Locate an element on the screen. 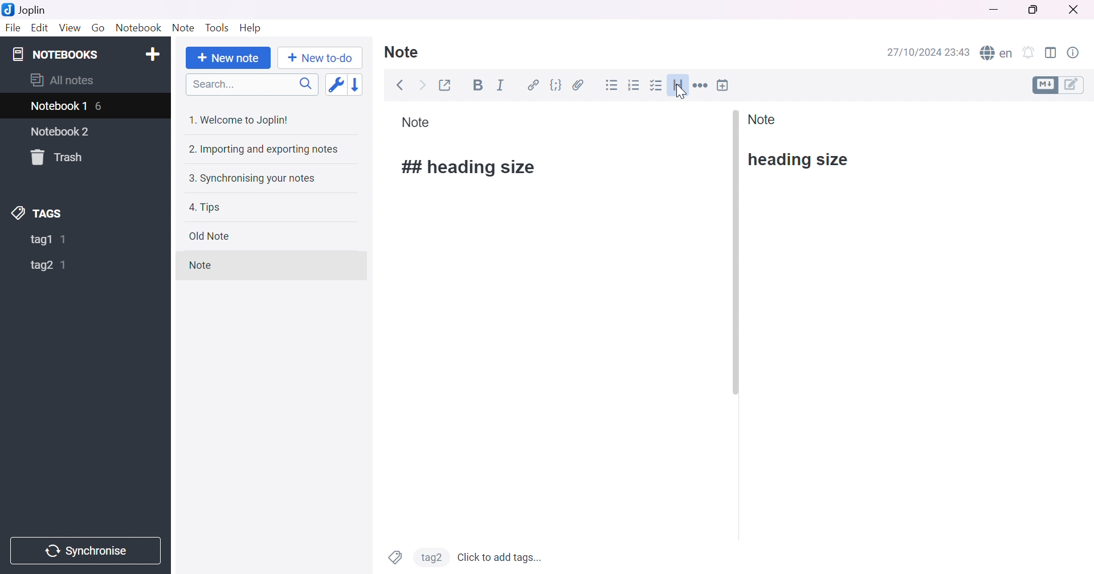 The image size is (1094, 574). Minimize is located at coordinates (995, 11).